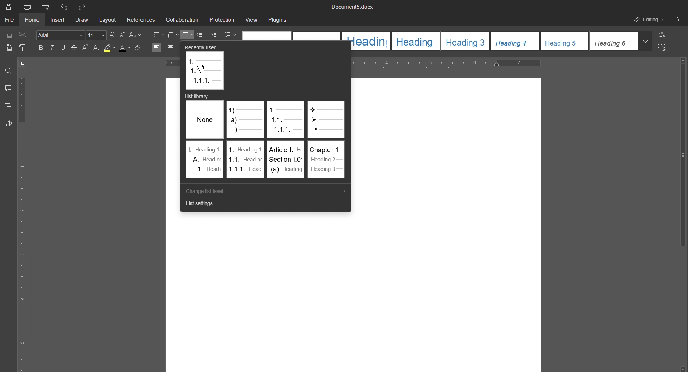 The height and width of the screenshot is (372, 688). I want to click on Font Style, so click(60, 35).